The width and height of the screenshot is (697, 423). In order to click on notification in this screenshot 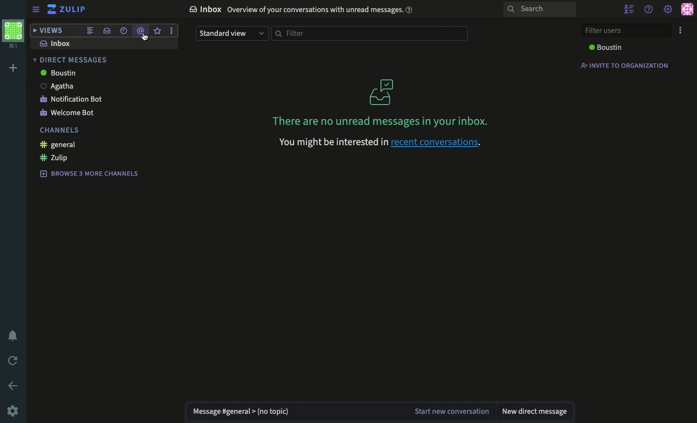, I will do `click(15, 335)`.